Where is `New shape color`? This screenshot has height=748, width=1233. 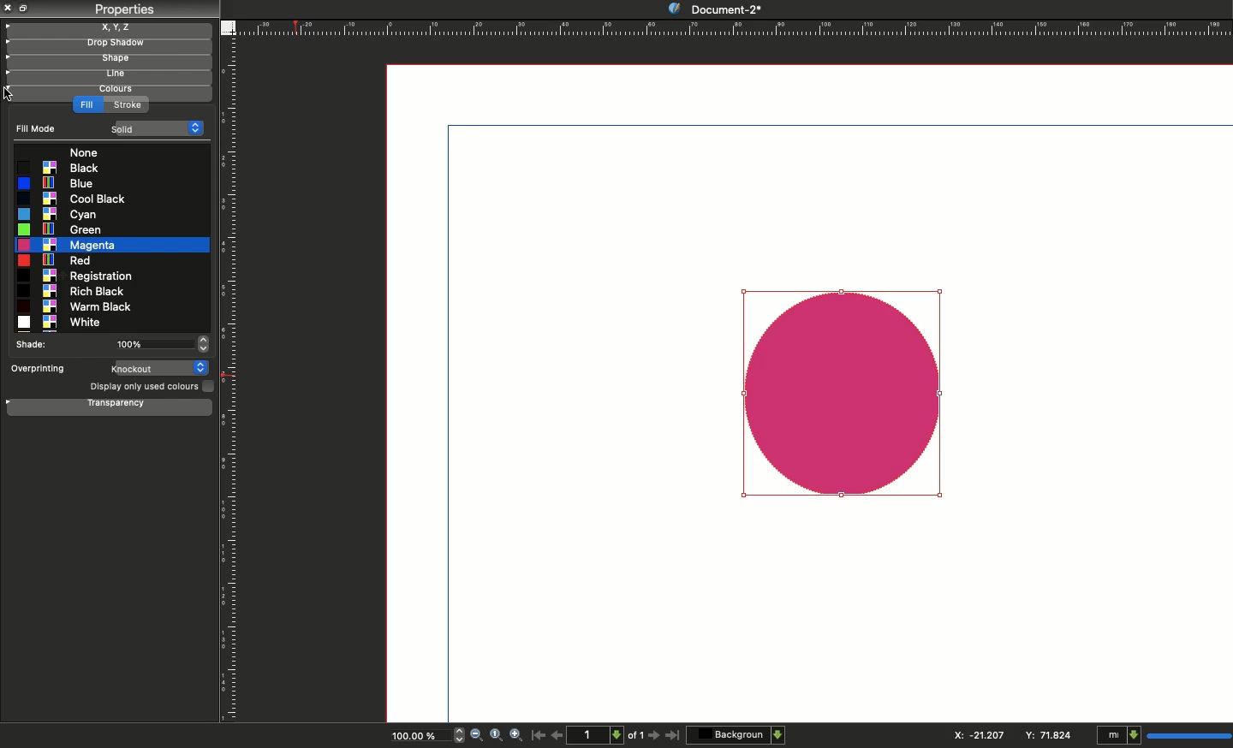 New shape color is located at coordinates (849, 395).